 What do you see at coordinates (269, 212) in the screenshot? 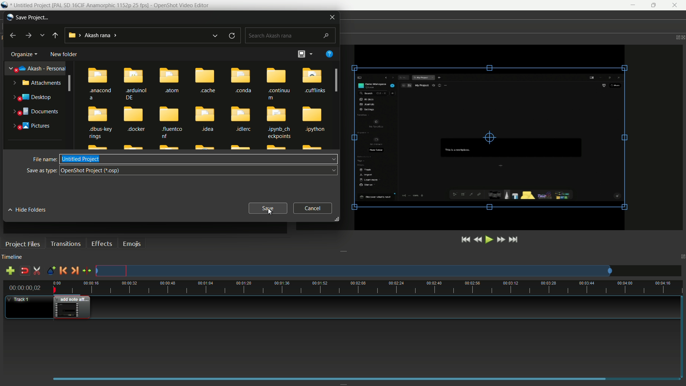
I see `Cursor` at bounding box center [269, 212].